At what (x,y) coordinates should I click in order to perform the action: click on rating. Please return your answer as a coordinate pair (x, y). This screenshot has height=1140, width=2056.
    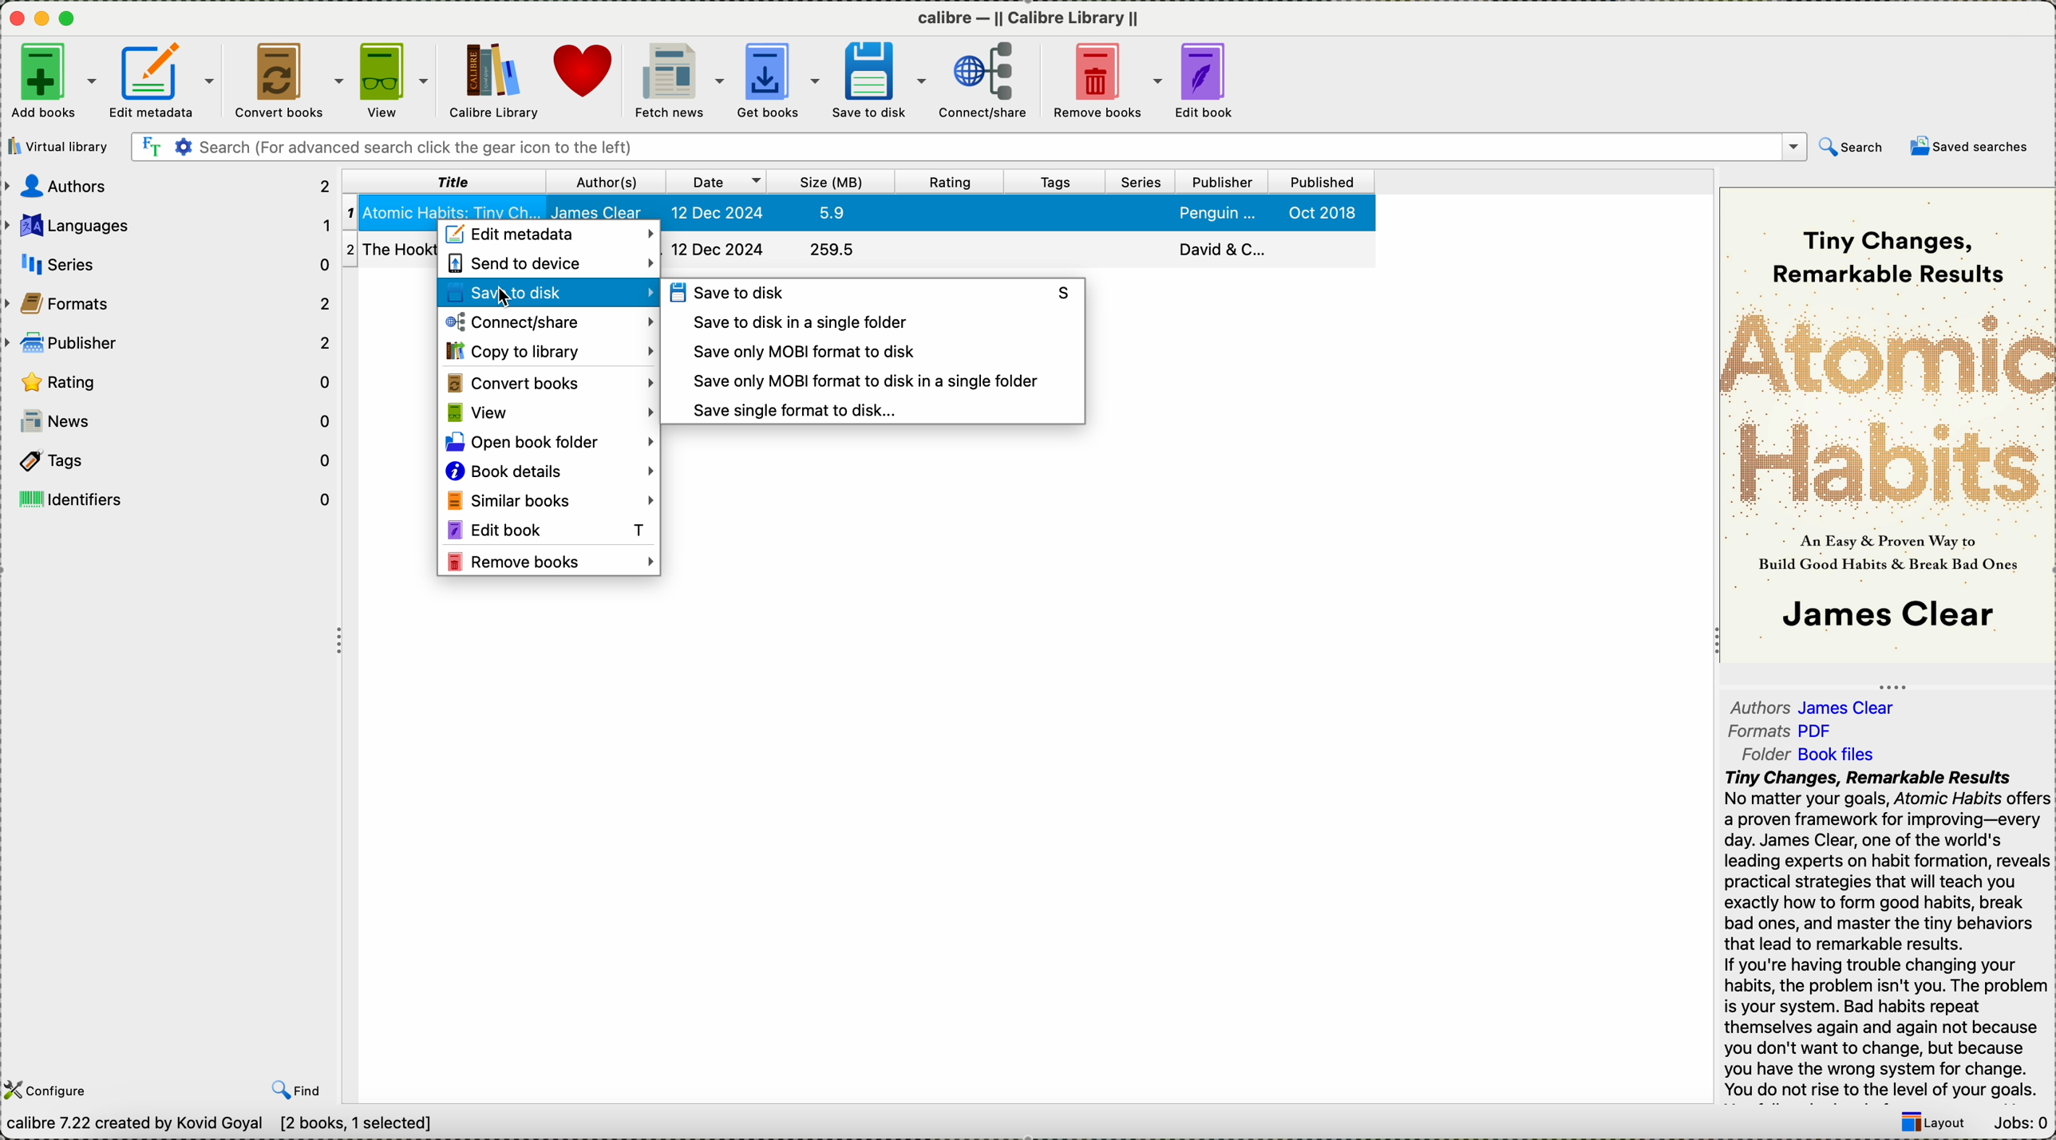
    Looking at the image, I should click on (166, 380).